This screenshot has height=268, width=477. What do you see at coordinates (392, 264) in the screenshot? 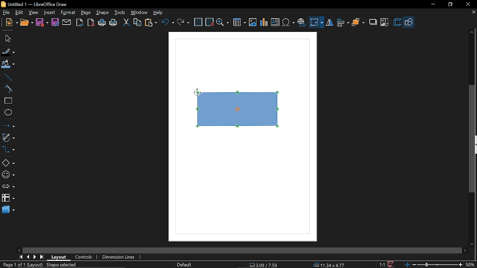
I see `save` at bounding box center [392, 264].